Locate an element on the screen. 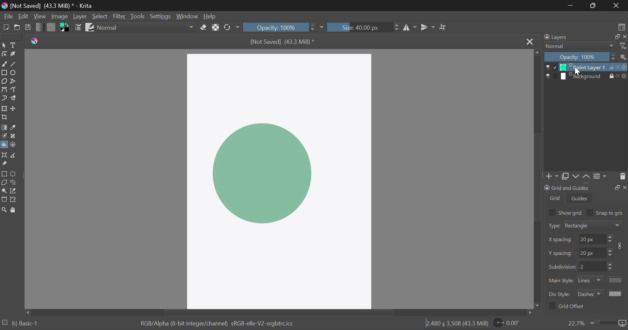 The height and width of the screenshot is (330, 628). Continuous Selection is located at coordinates (4, 192).